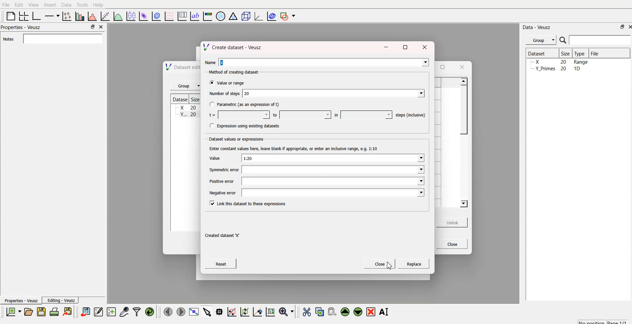 The height and width of the screenshot is (324, 632). Describe the element at coordinates (55, 312) in the screenshot. I see `print document` at that location.